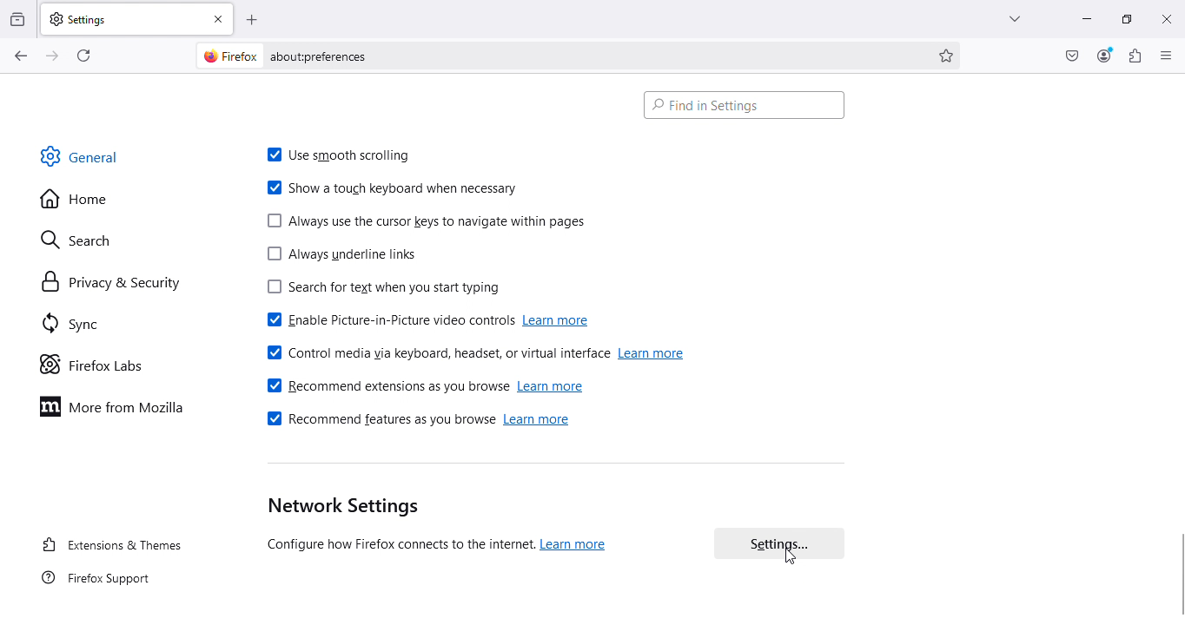 The height and width of the screenshot is (625, 1185). What do you see at coordinates (1084, 18) in the screenshot?
I see `Minimize` at bounding box center [1084, 18].